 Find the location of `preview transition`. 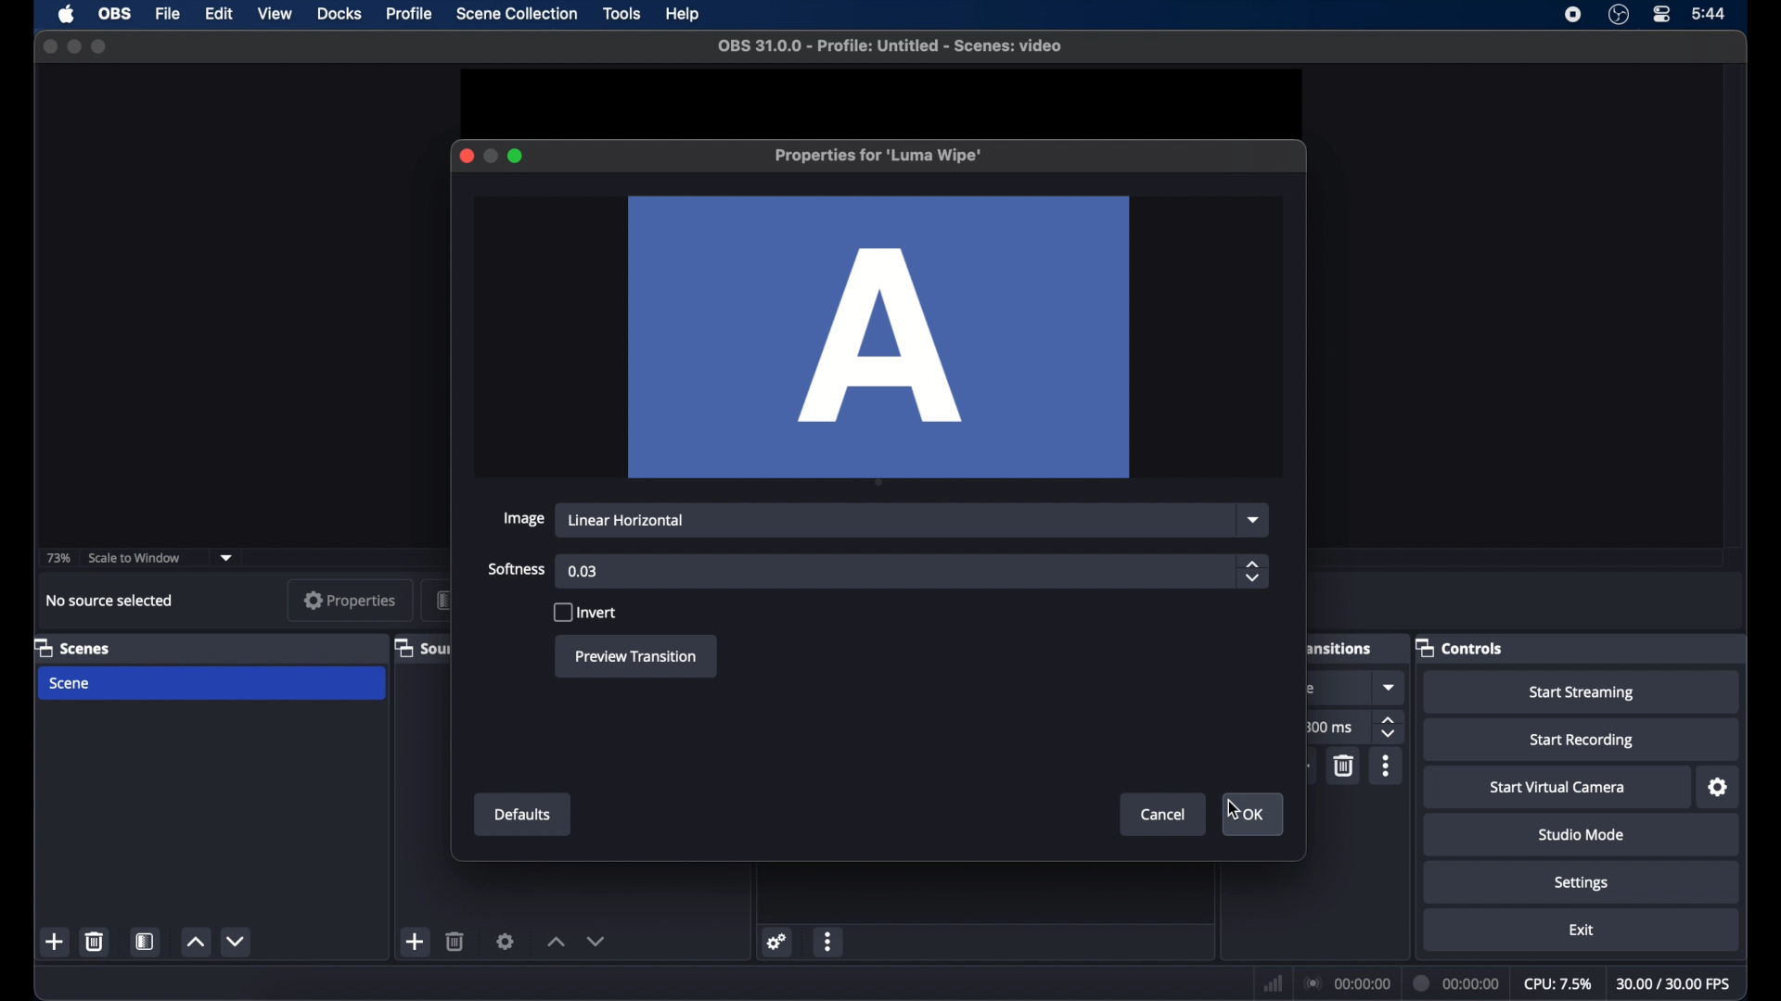

preview transition is located at coordinates (636, 657).